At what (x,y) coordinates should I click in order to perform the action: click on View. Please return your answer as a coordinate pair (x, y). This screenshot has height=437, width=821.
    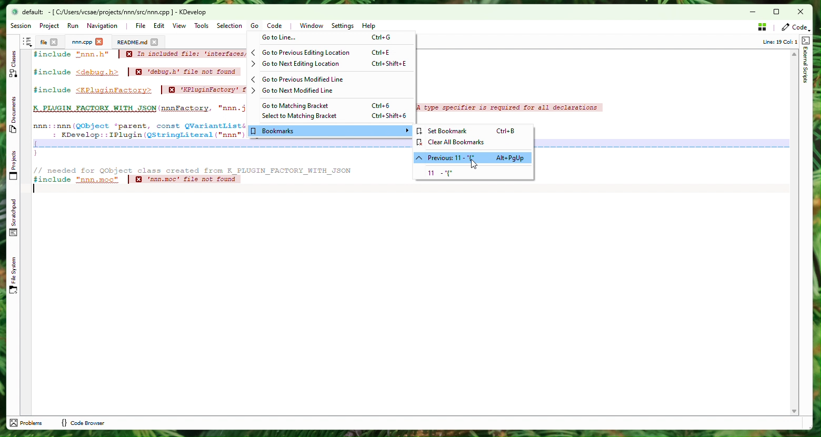
    Looking at the image, I should click on (180, 26).